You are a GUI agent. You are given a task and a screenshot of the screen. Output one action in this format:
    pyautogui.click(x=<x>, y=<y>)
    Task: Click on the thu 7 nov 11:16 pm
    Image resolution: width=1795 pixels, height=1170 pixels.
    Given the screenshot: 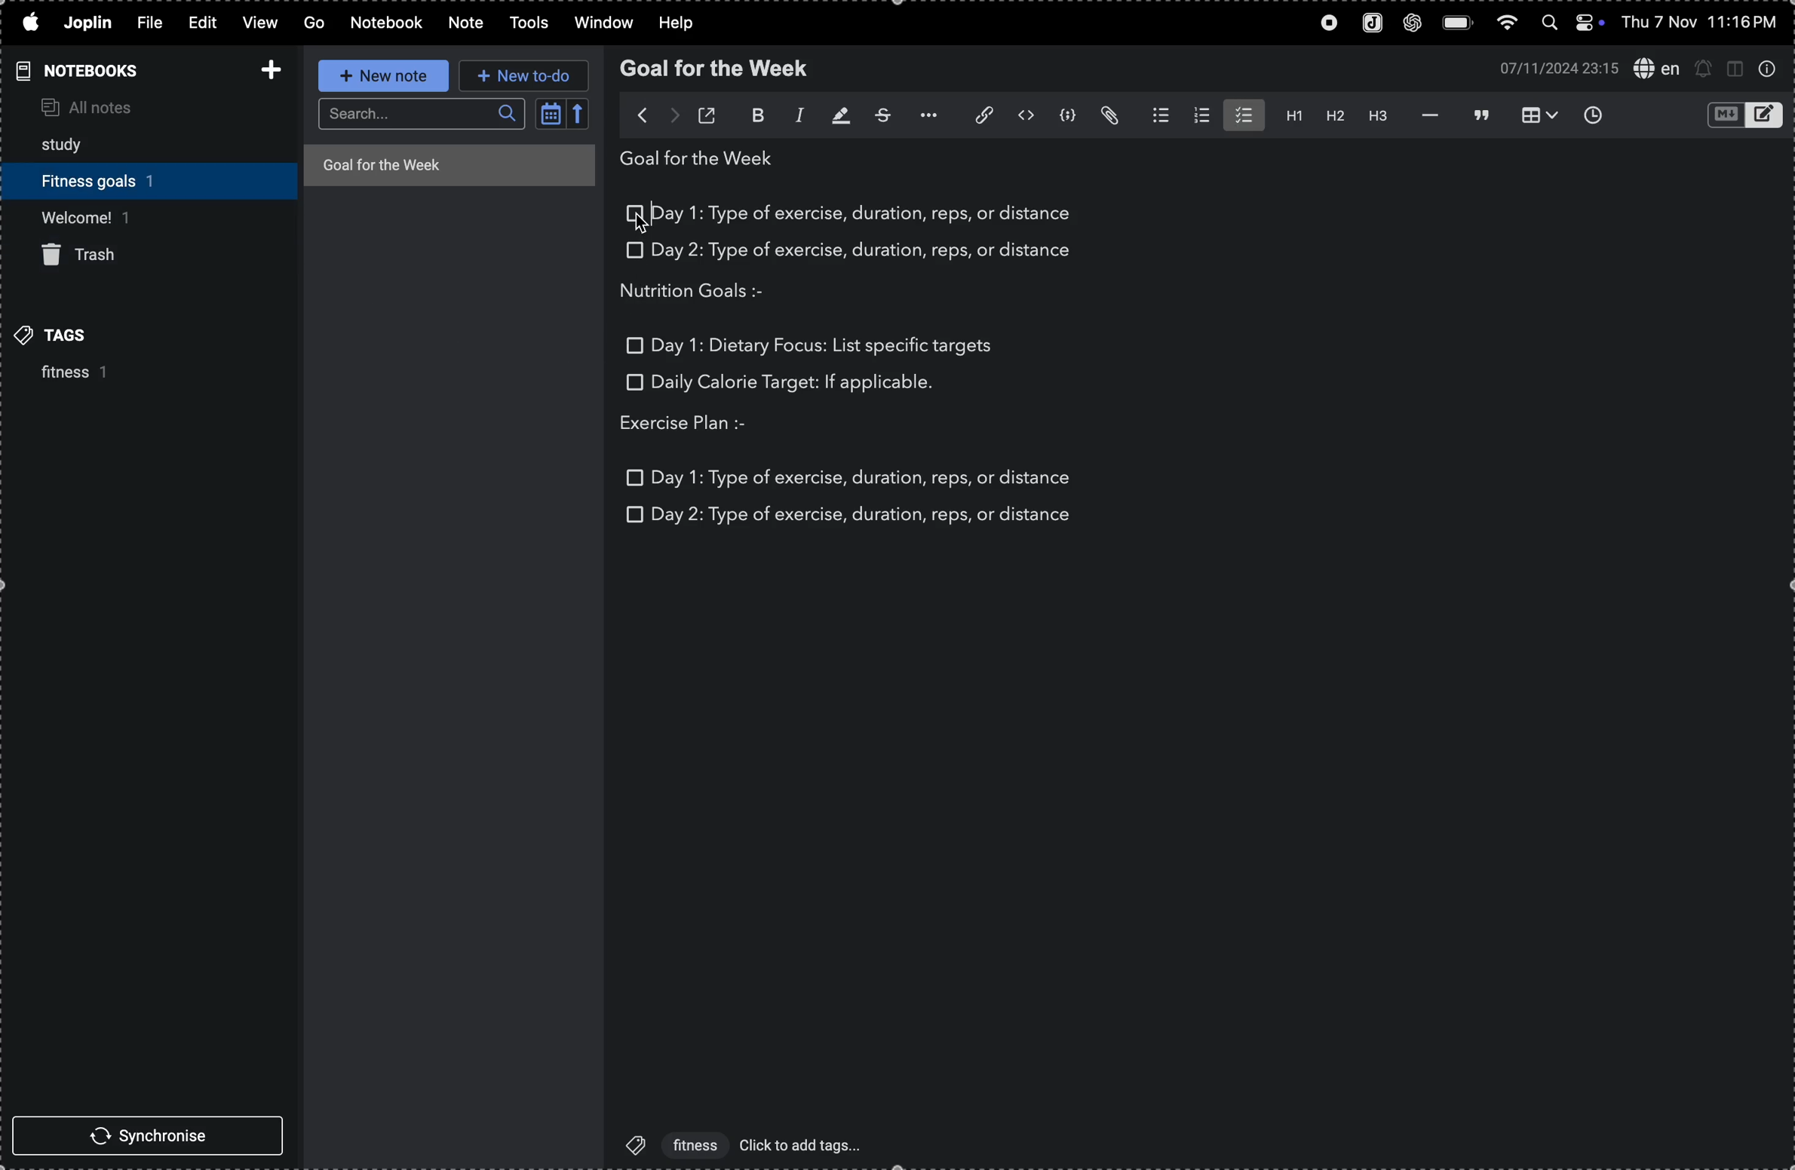 What is the action you would take?
    pyautogui.click(x=1706, y=23)
    